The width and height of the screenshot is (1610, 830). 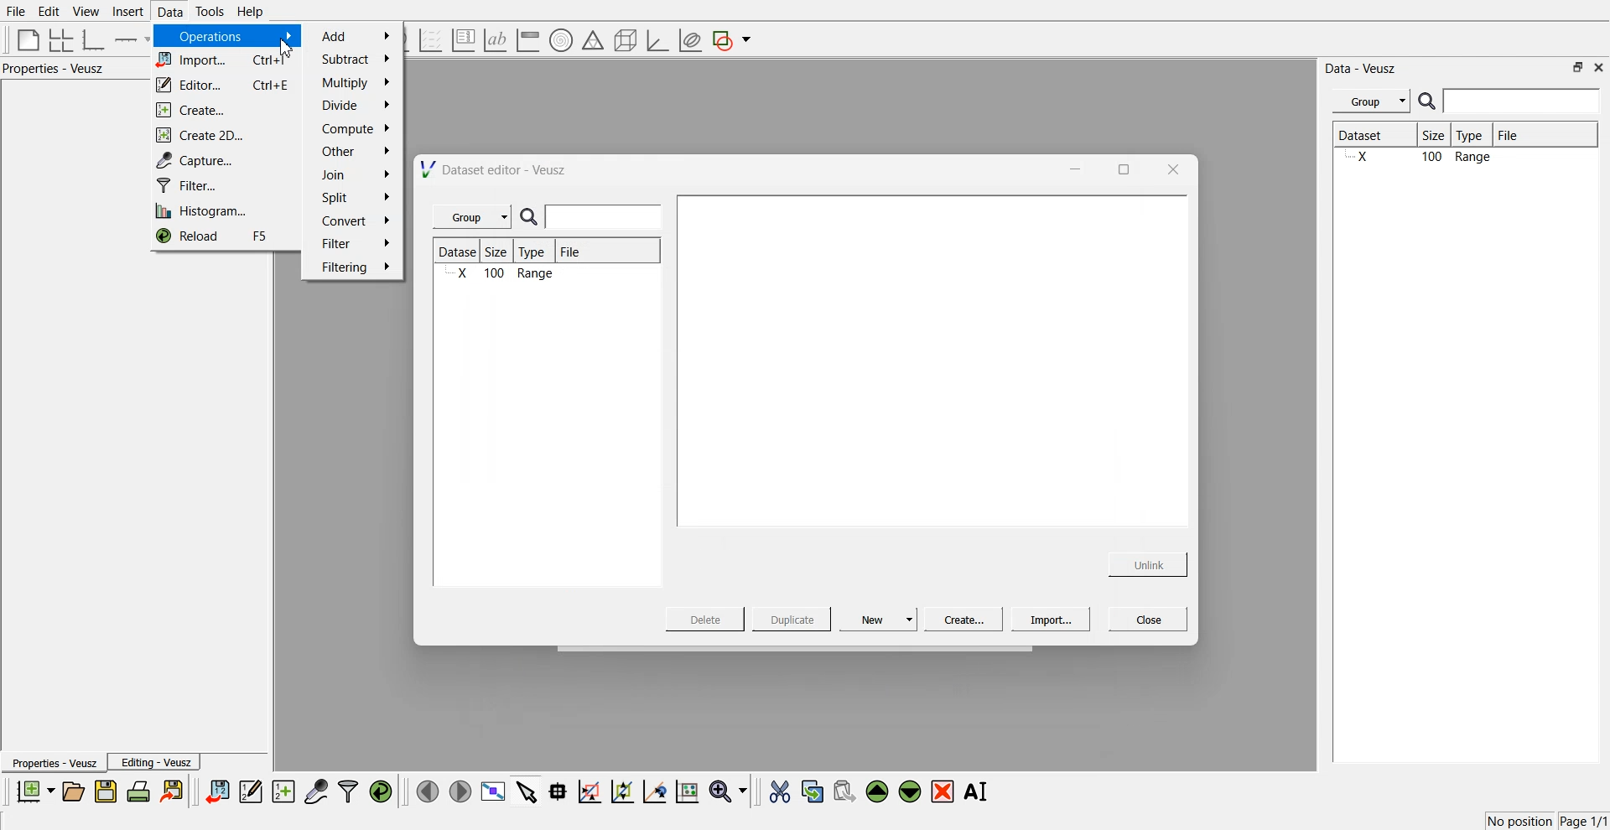 What do you see at coordinates (156, 762) in the screenshot?
I see `Editing - Veusz` at bounding box center [156, 762].